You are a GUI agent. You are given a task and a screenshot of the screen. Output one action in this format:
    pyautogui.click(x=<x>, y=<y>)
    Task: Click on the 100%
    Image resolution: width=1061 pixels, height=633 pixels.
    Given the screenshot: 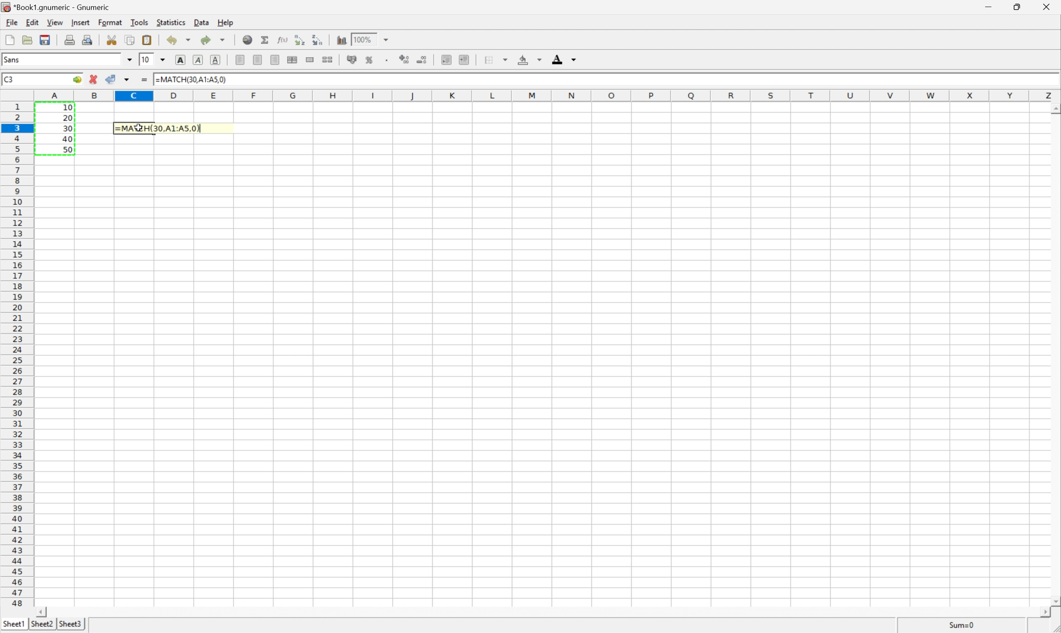 What is the action you would take?
    pyautogui.click(x=363, y=38)
    